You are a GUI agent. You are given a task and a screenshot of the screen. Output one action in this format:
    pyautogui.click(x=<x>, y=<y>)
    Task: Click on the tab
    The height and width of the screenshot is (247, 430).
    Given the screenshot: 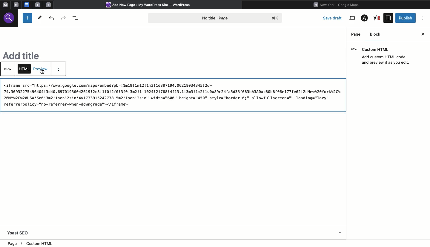 What is the action you would take?
    pyautogui.click(x=17, y=5)
    